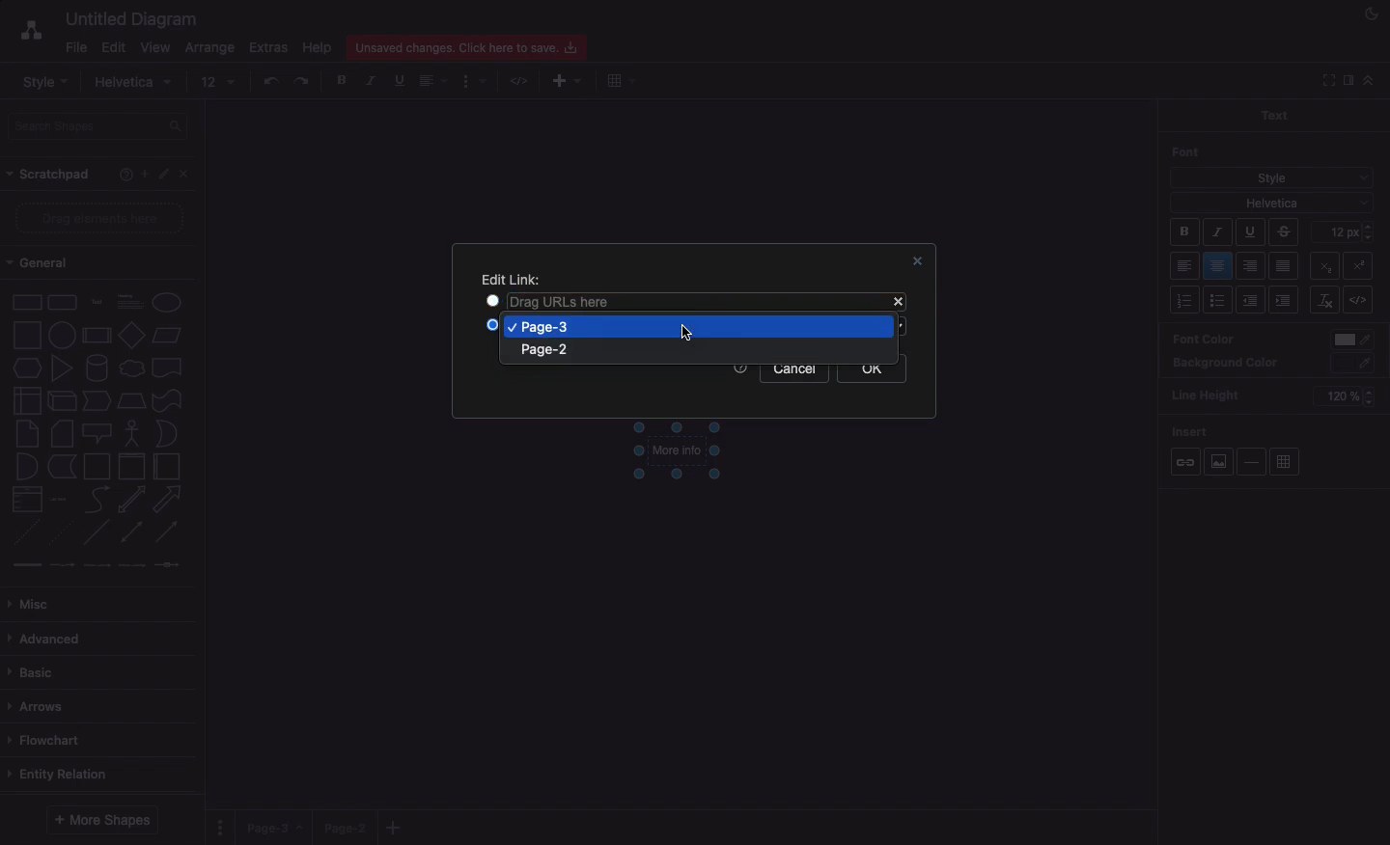  Describe the element at coordinates (97, 434) in the screenshot. I see `callout` at that location.